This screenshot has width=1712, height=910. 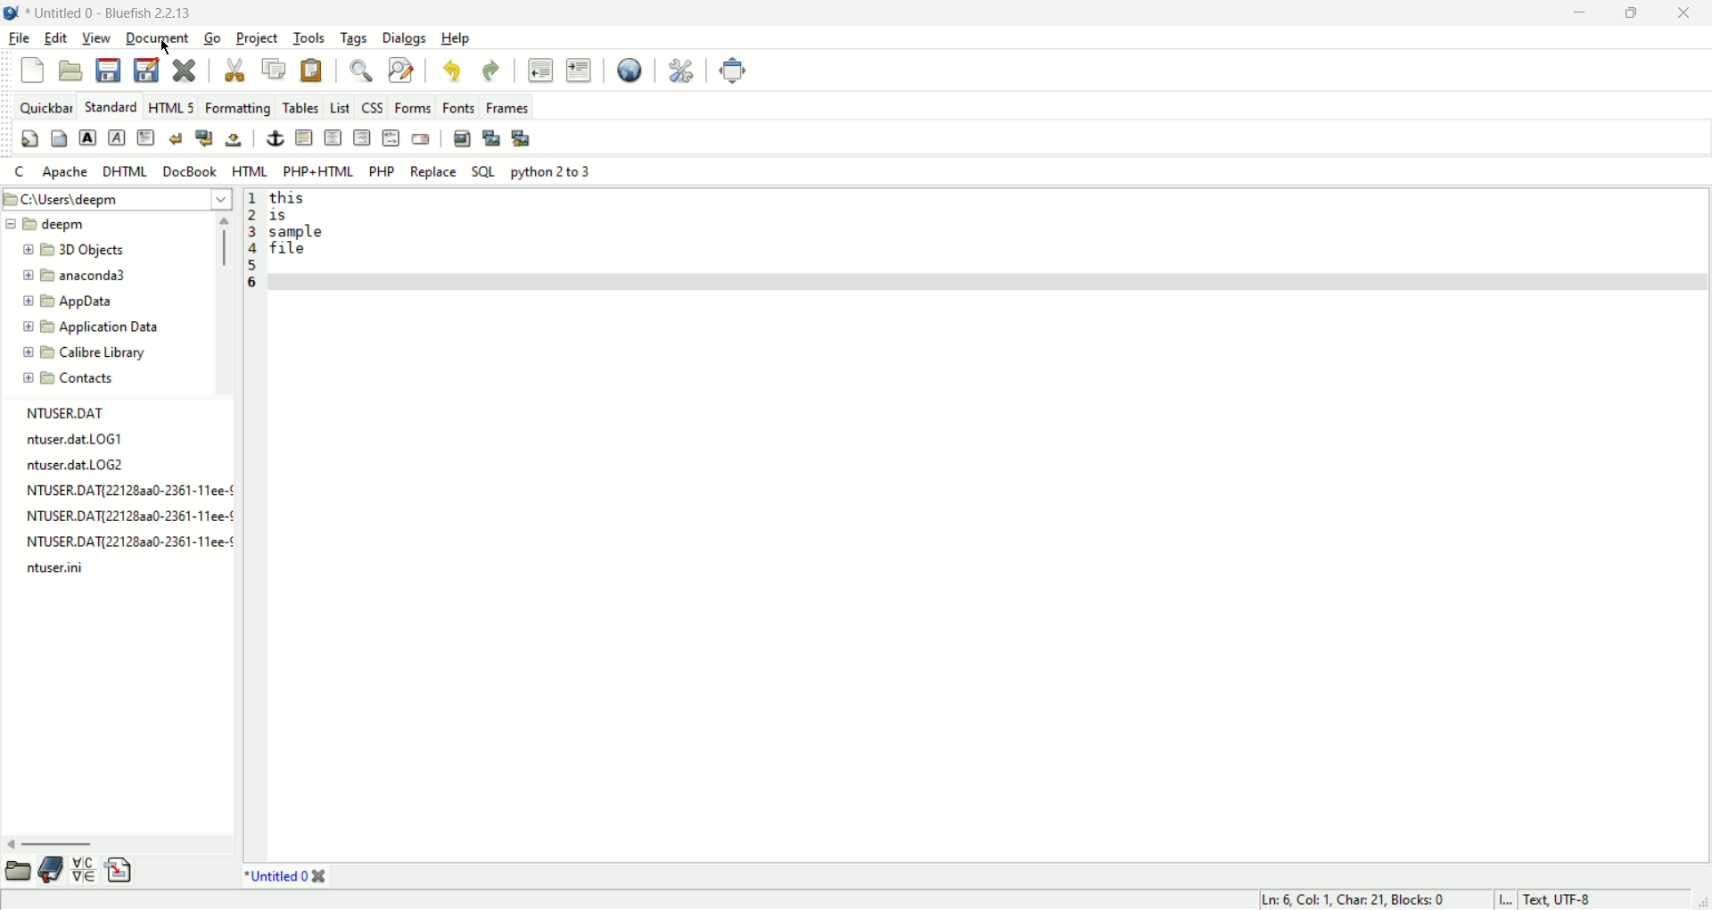 I want to click on ntuser.dat.LOG2, so click(x=75, y=464).